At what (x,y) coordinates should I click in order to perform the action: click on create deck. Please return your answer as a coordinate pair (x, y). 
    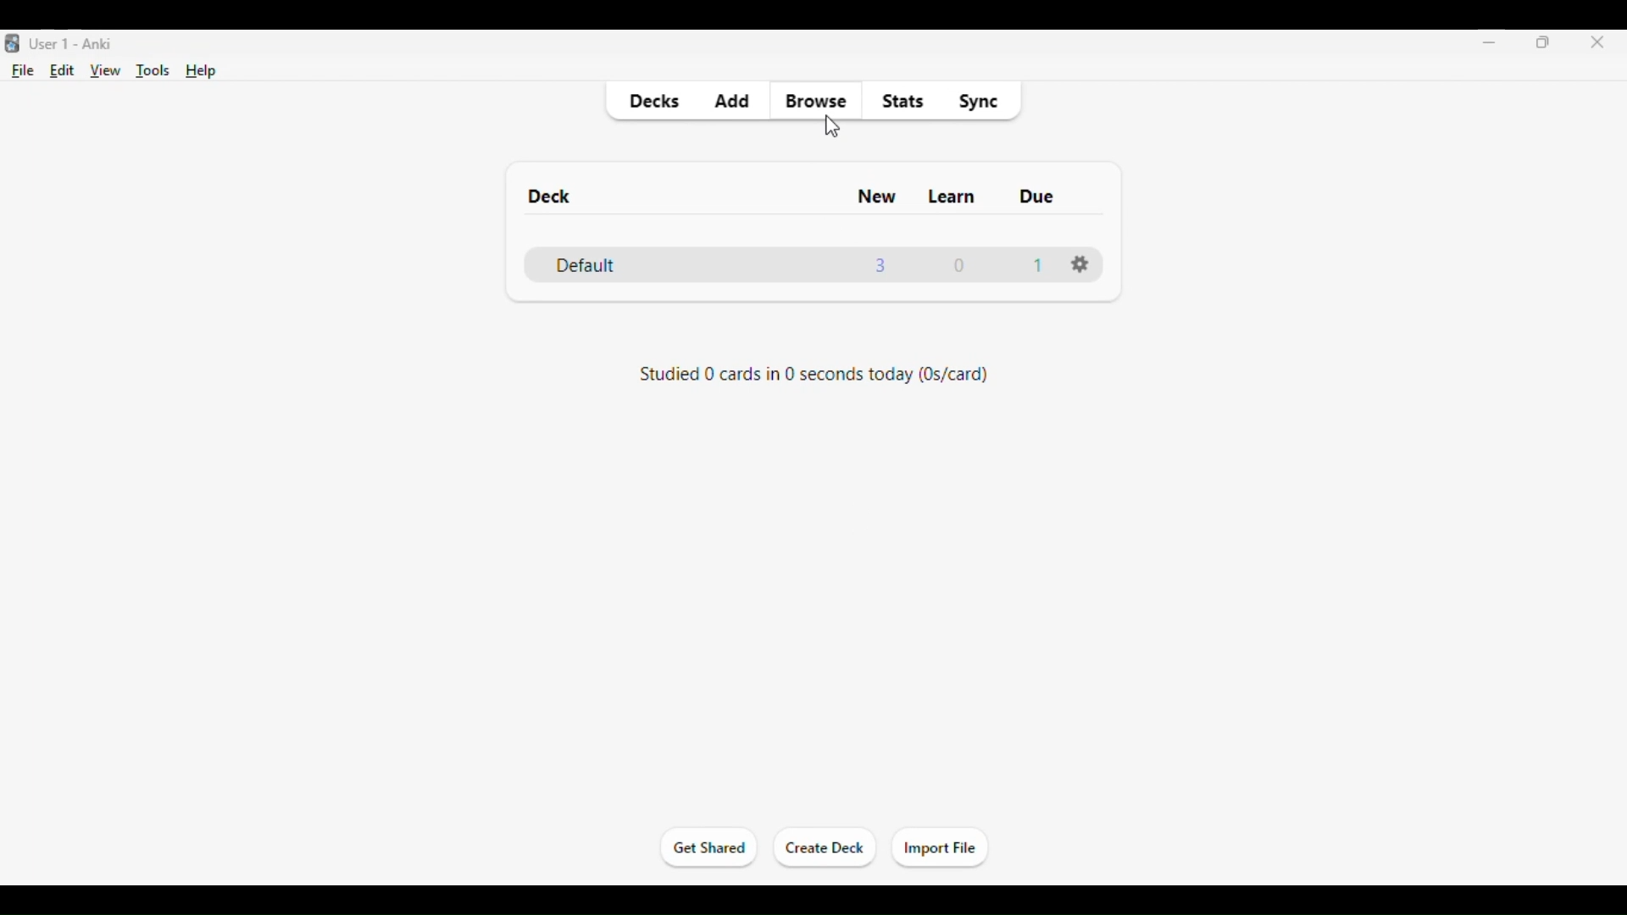
    Looking at the image, I should click on (825, 848).